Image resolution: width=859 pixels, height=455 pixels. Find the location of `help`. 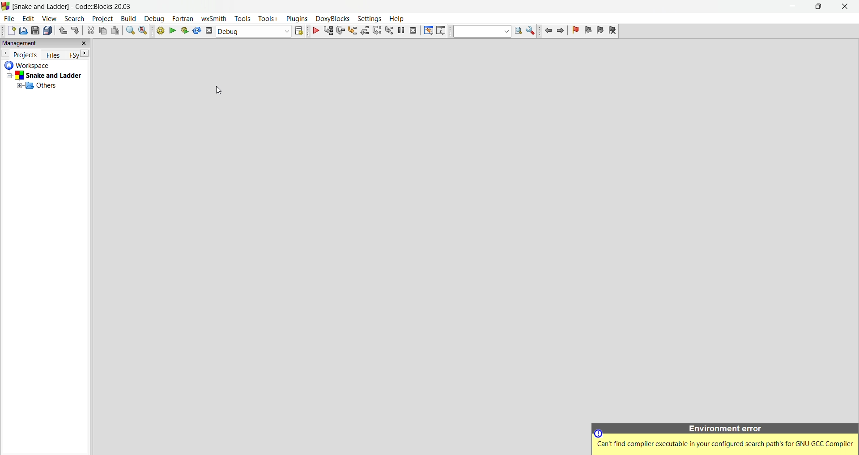

help is located at coordinates (395, 18).